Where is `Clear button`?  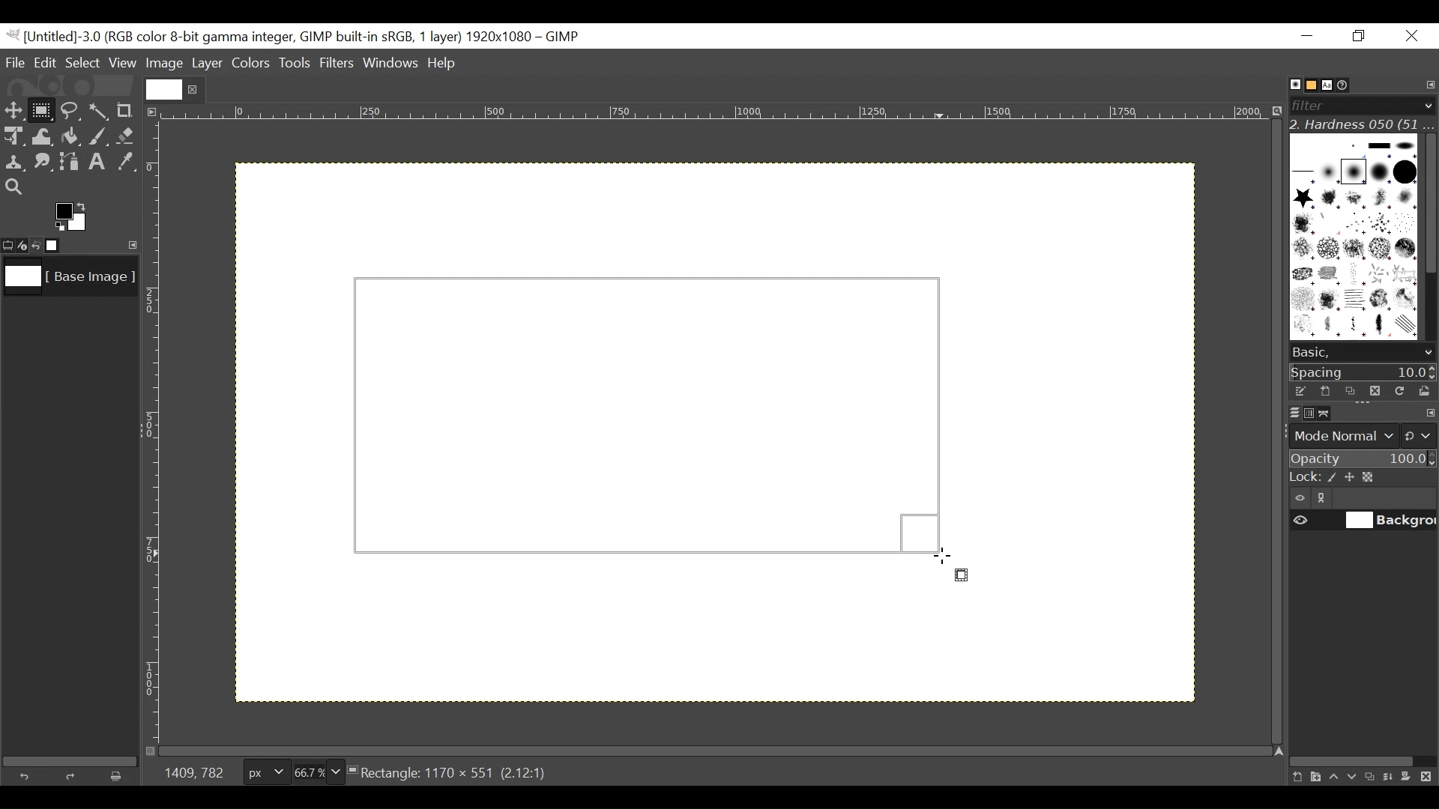
Clear button is located at coordinates (121, 776).